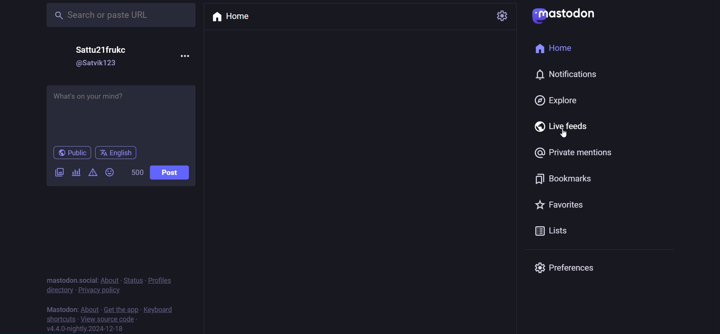 This screenshot has height=334, width=720. I want to click on private mention, so click(566, 151).